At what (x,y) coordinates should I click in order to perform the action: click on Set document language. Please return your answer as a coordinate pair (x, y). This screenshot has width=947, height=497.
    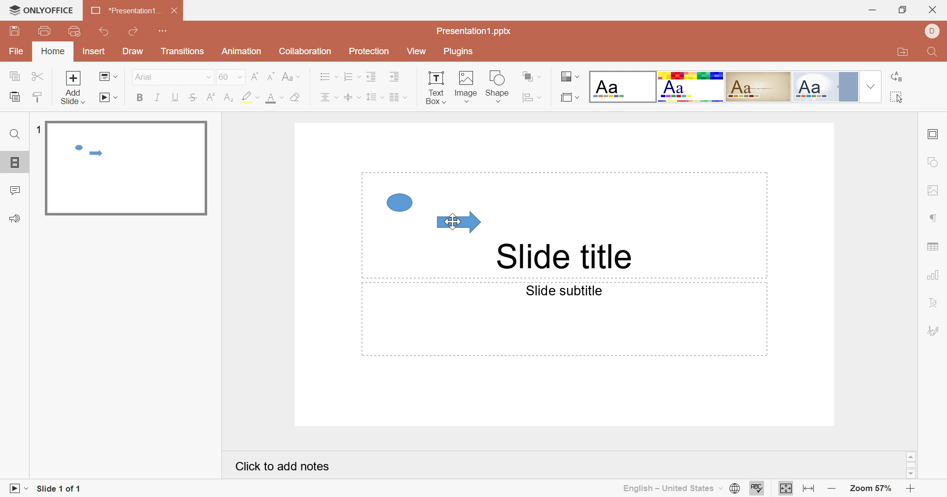
    Looking at the image, I should click on (734, 490).